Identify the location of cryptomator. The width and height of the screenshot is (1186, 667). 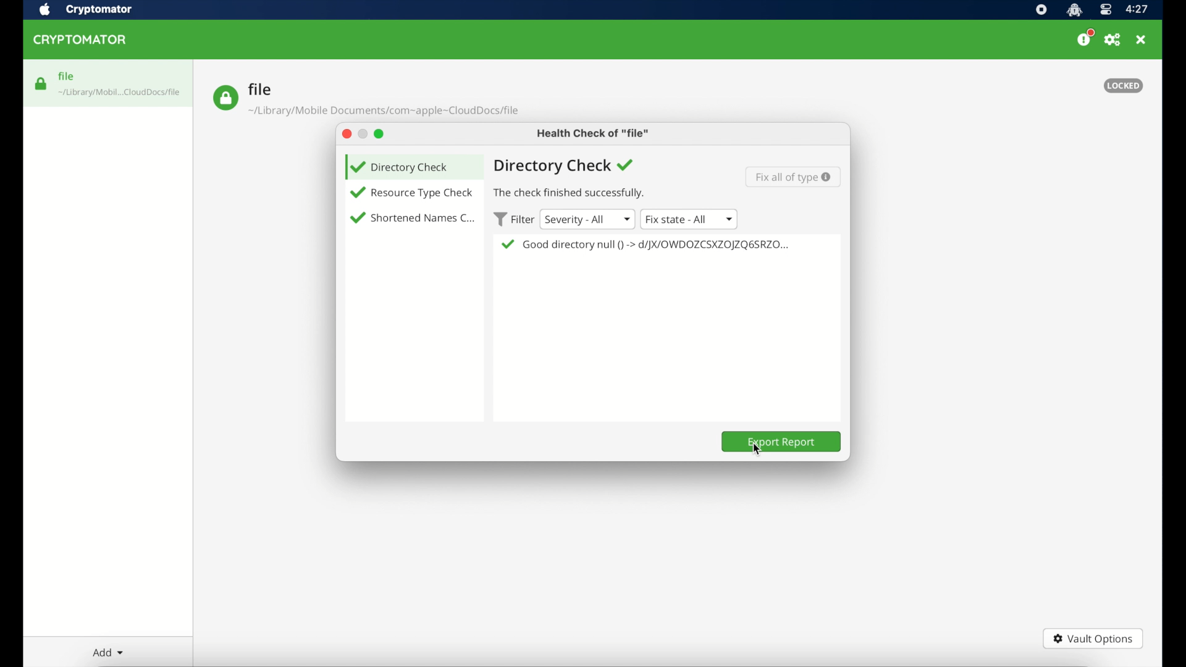
(82, 40).